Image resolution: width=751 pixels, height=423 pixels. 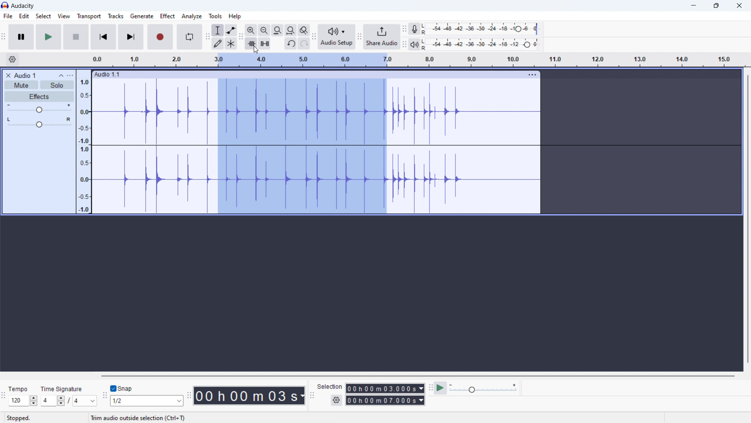 I want to click on time signature toolbar, so click(x=4, y=397).